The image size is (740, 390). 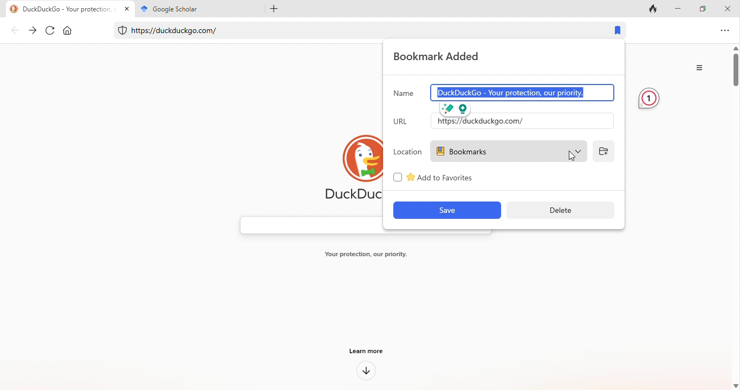 I want to click on move up , so click(x=735, y=48).